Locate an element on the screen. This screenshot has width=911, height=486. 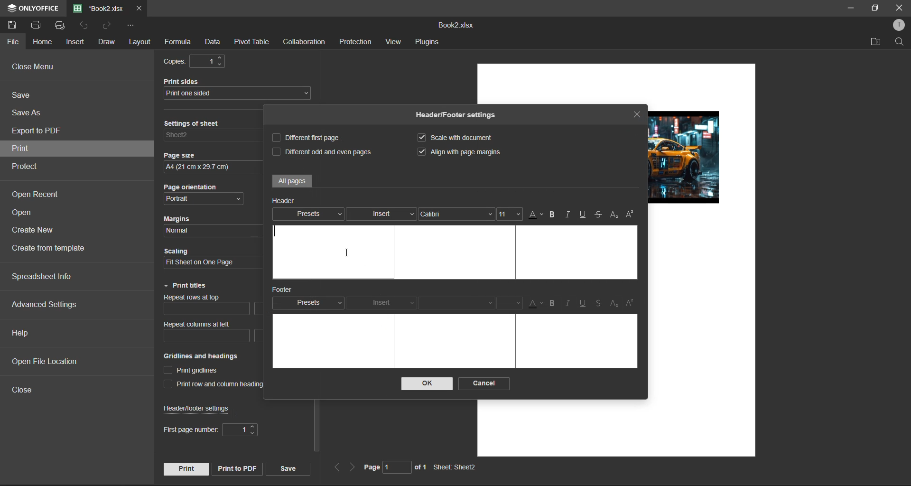
footer is located at coordinates (287, 290).